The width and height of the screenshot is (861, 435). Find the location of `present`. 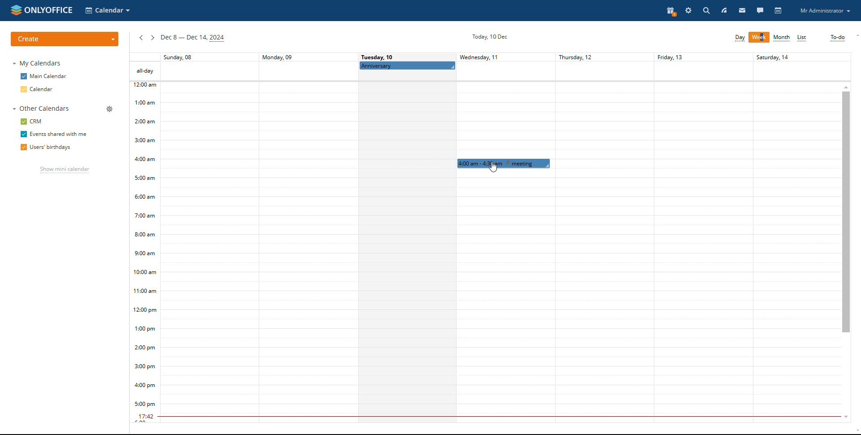

present is located at coordinates (672, 12).